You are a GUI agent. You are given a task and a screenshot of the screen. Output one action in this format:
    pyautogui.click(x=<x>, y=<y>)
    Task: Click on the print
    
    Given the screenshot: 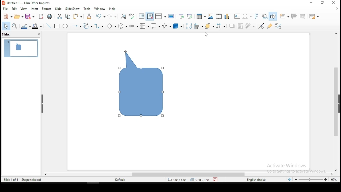 What is the action you would take?
    pyautogui.click(x=49, y=17)
    